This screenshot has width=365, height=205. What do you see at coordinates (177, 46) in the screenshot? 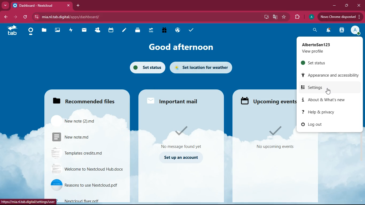
I see `good afternoon` at bounding box center [177, 46].